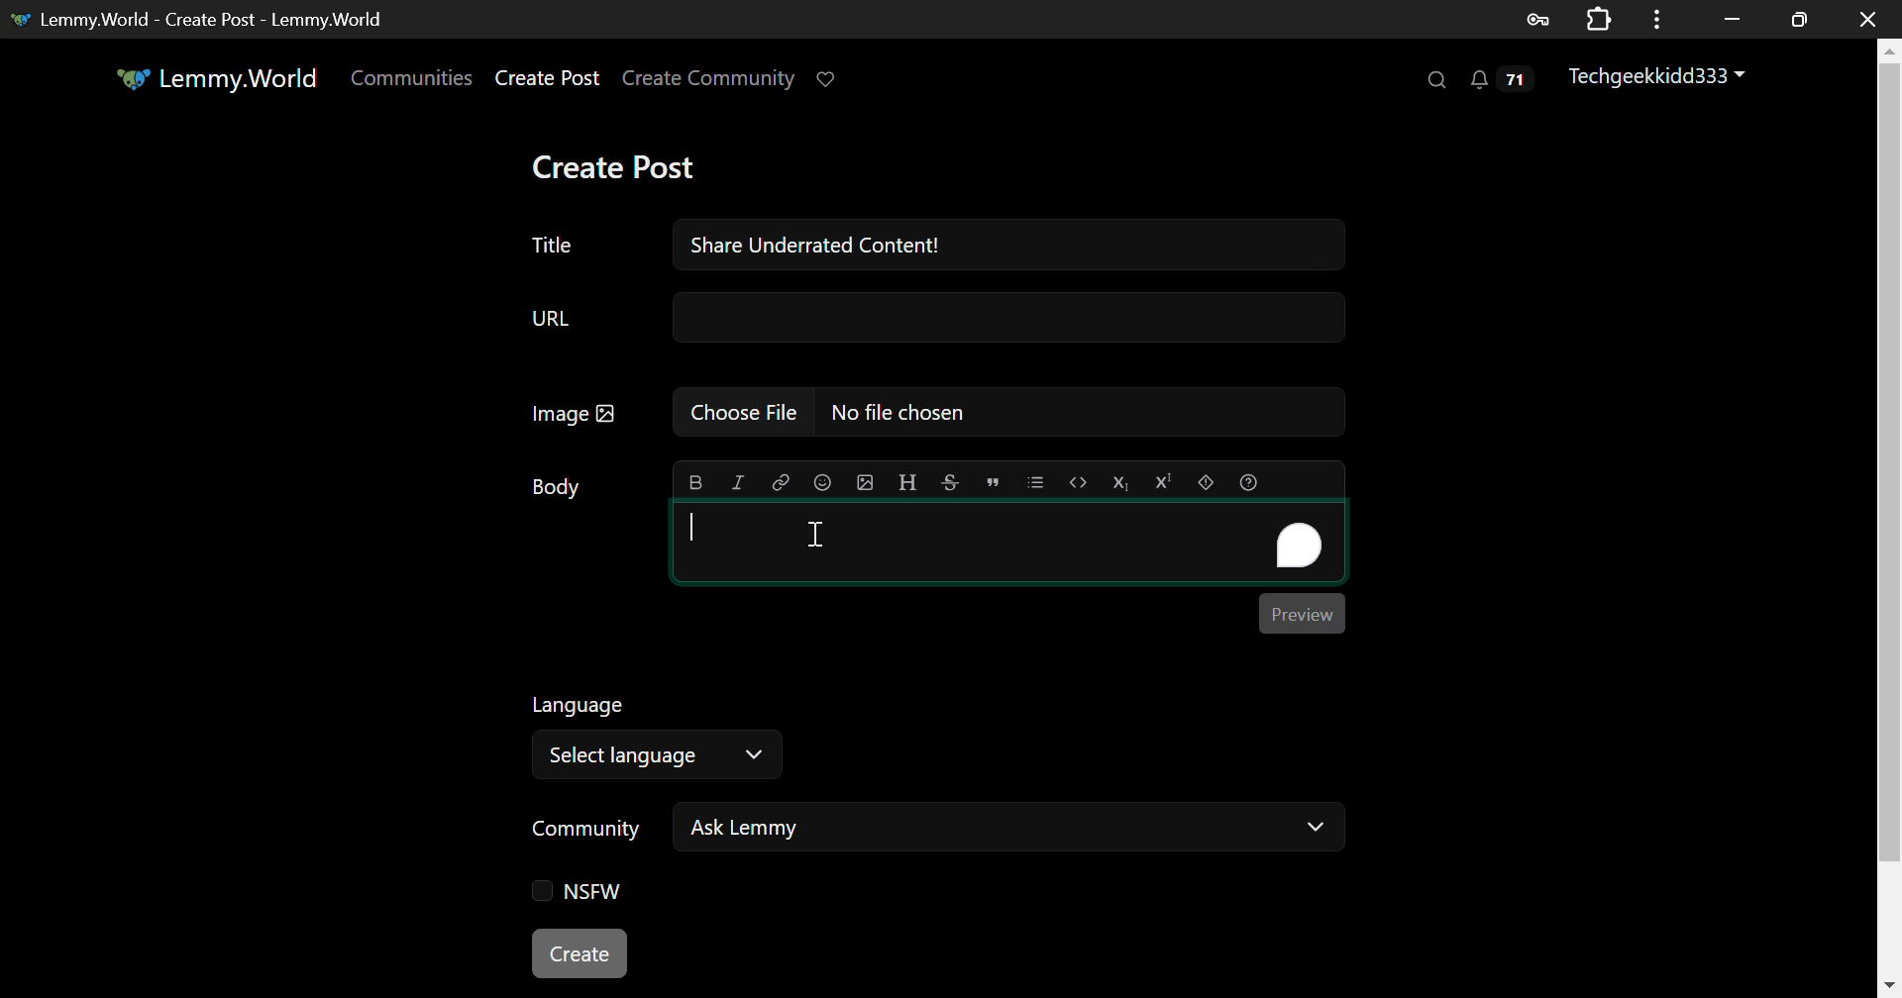  I want to click on Emoji, so click(822, 481).